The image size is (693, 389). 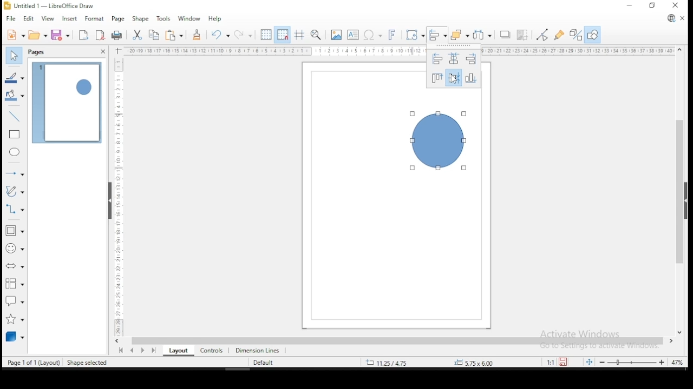 What do you see at coordinates (15, 152) in the screenshot?
I see `ellipse` at bounding box center [15, 152].